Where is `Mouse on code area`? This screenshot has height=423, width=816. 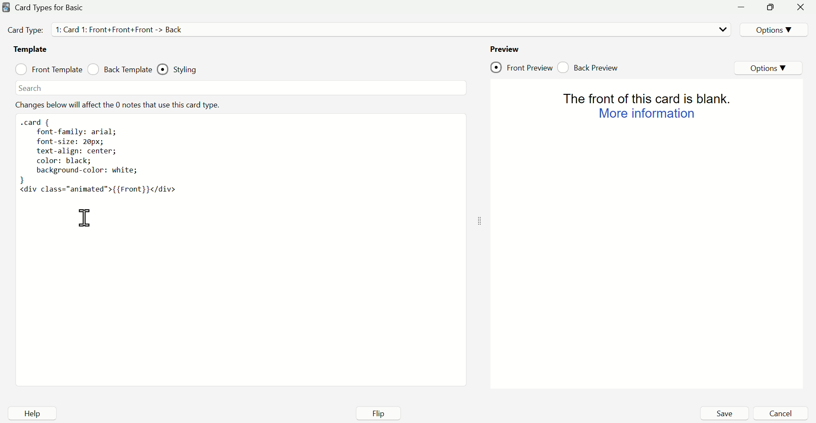
Mouse on code area is located at coordinates (85, 218).